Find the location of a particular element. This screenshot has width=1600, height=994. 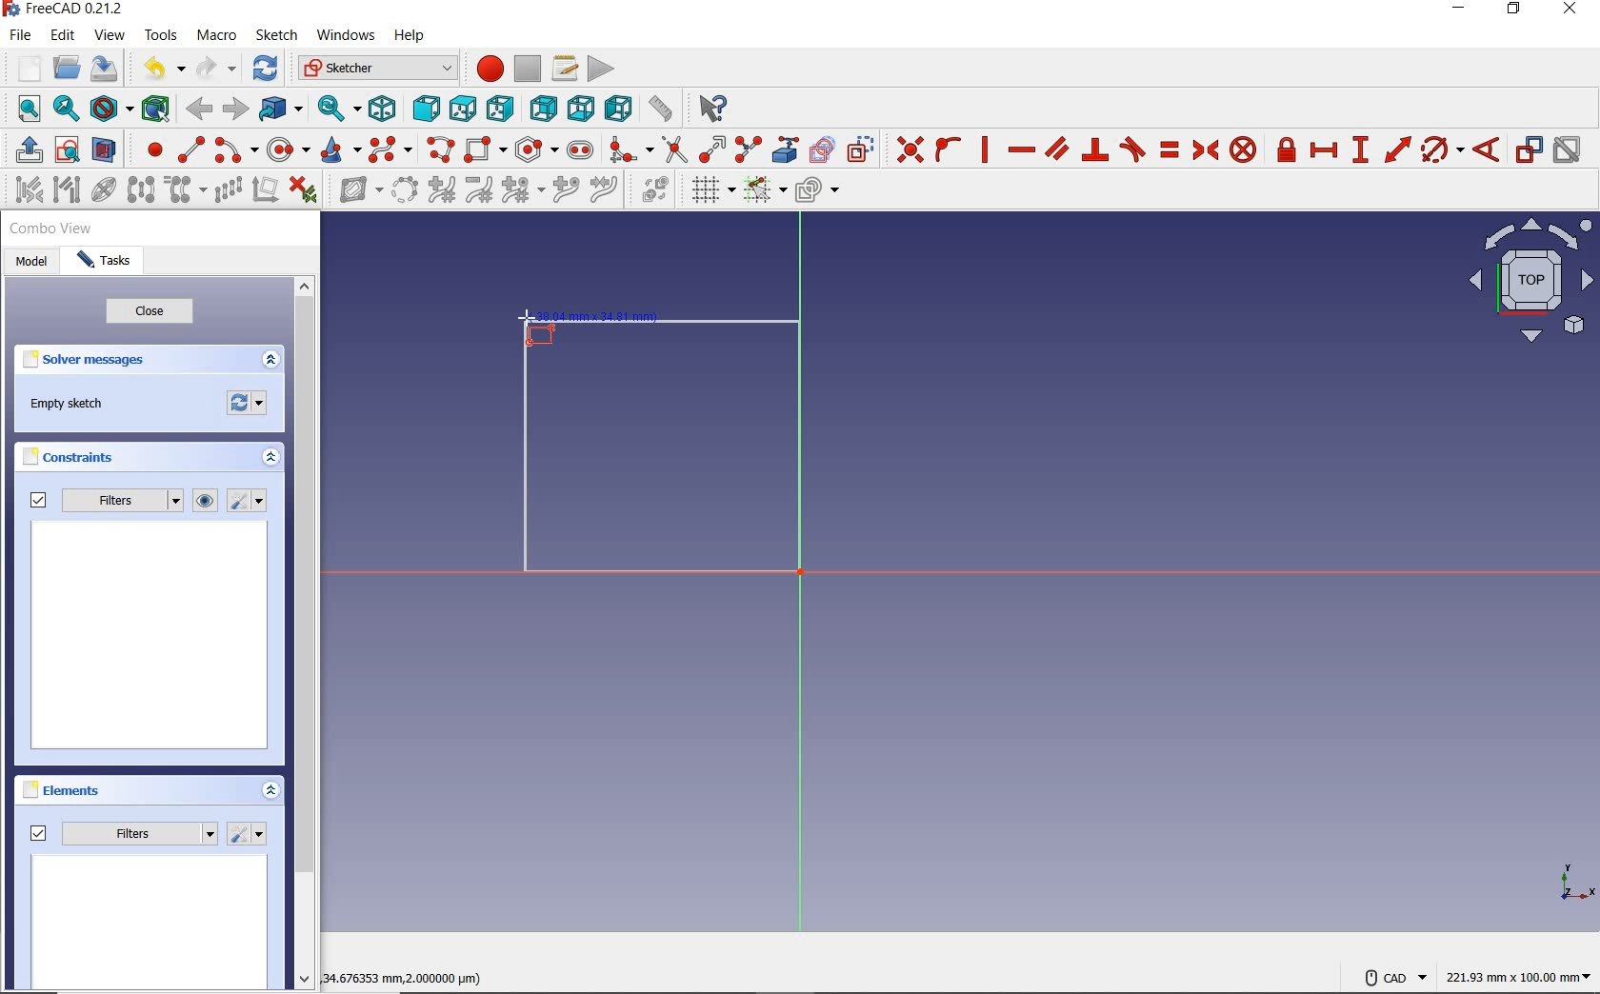

view is located at coordinates (110, 35).